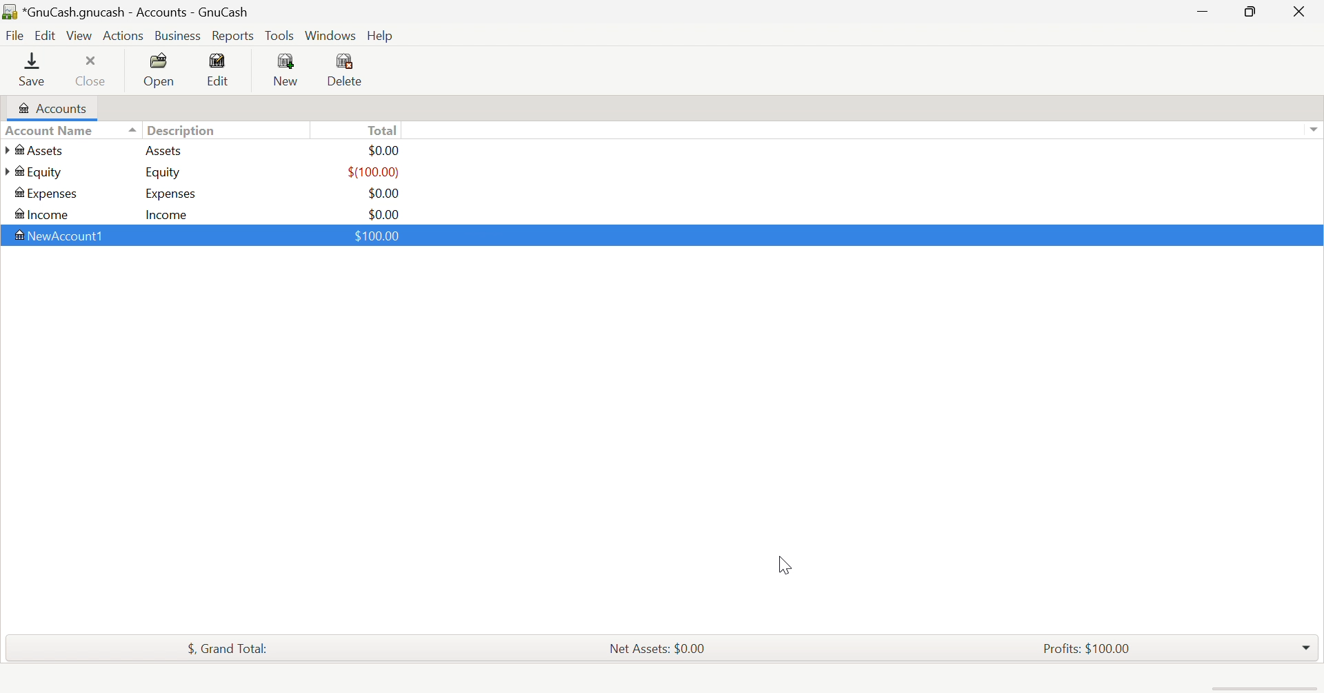 This screenshot has height=693, width=1324. Describe the element at coordinates (124, 36) in the screenshot. I see `Actions` at that location.